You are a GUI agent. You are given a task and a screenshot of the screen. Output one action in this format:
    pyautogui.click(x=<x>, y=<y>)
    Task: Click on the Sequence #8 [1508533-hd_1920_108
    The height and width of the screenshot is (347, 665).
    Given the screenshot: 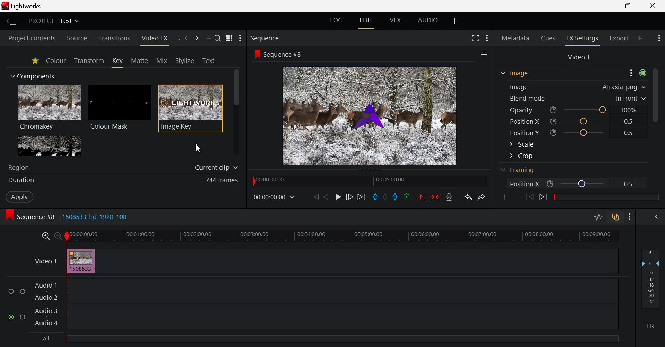 What is the action you would take?
    pyautogui.click(x=68, y=216)
    